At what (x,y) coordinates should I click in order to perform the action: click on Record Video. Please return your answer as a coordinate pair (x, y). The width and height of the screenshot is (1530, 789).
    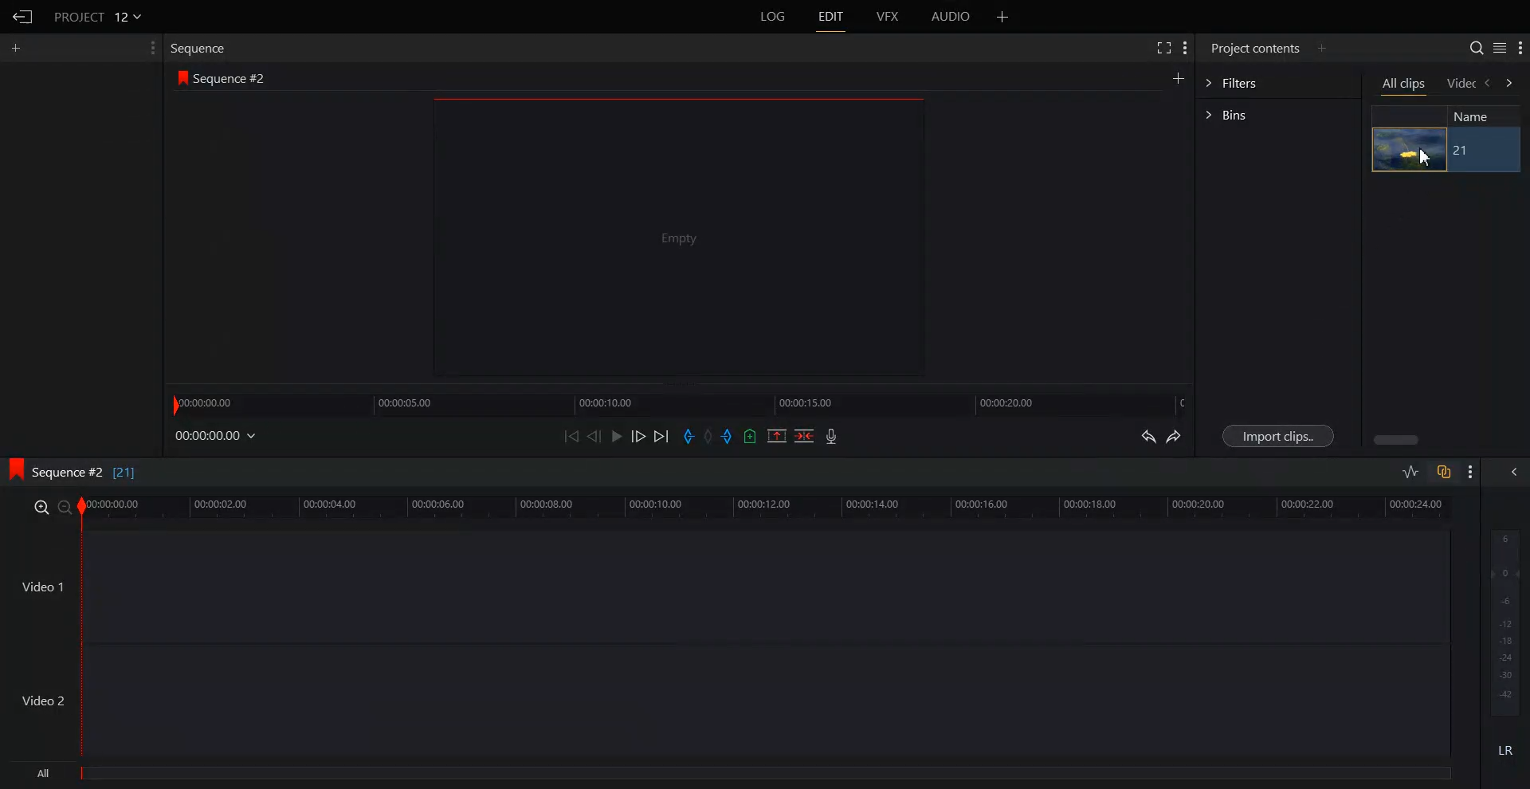
    Looking at the image, I should click on (832, 436).